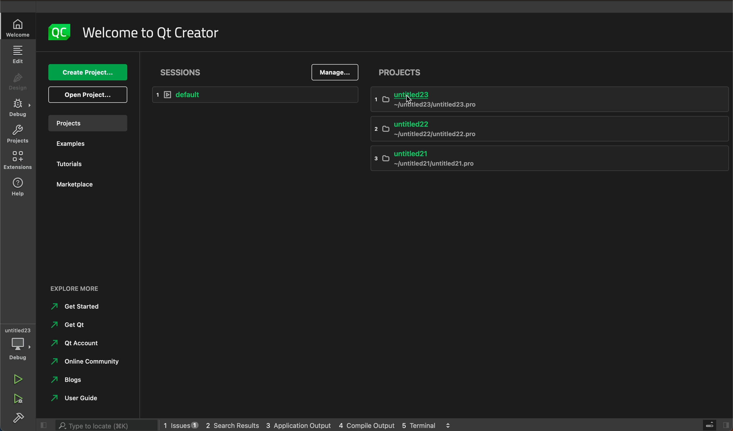  What do you see at coordinates (17, 135) in the screenshot?
I see `project` at bounding box center [17, 135].